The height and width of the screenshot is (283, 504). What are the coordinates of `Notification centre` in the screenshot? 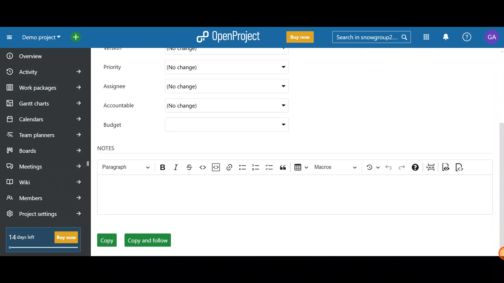 It's located at (445, 37).